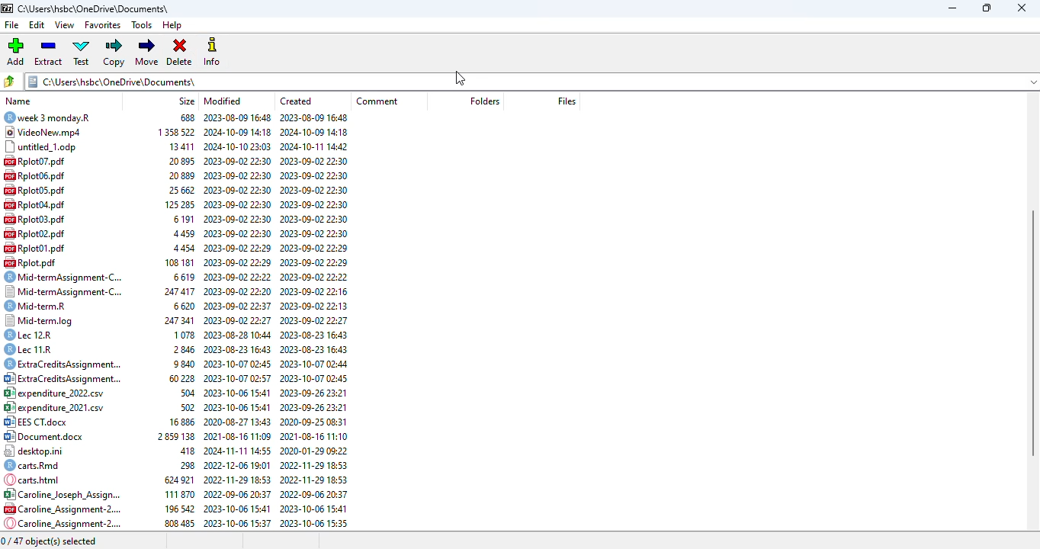 The image size is (1040, 549). I want to click on Rplot05.pdf, so click(40, 190).